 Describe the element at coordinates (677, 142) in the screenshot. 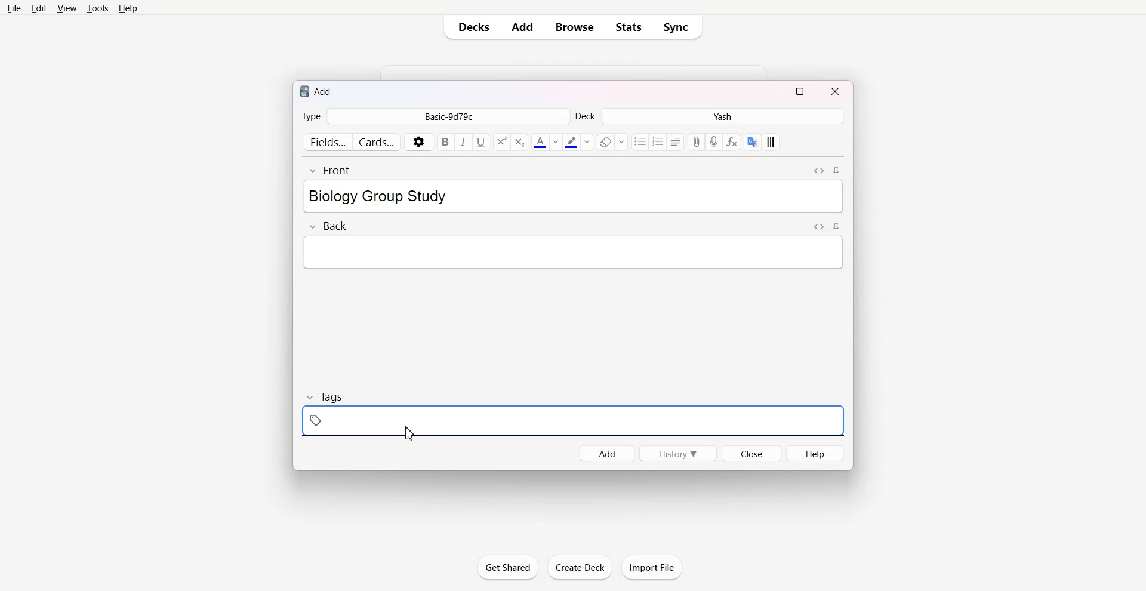

I see `Alignment` at that location.